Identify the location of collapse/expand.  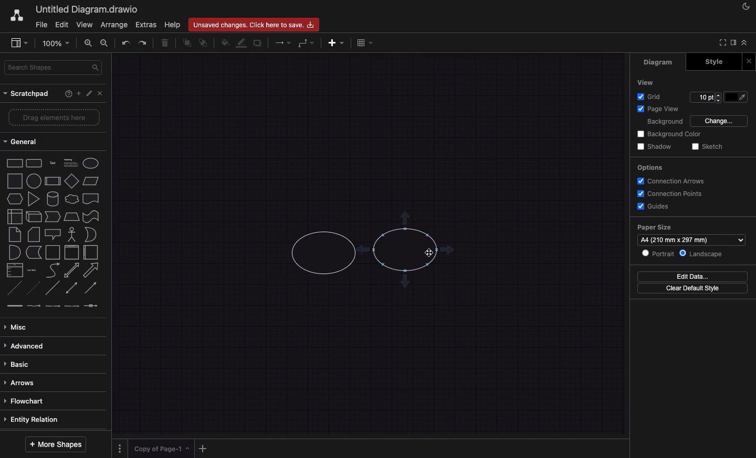
(747, 42).